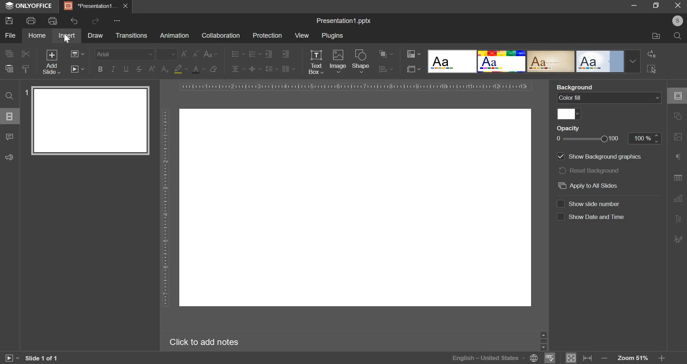 The width and height of the screenshot is (687, 364). What do you see at coordinates (588, 358) in the screenshot?
I see `fit to width` at bounding box center [588, 358].